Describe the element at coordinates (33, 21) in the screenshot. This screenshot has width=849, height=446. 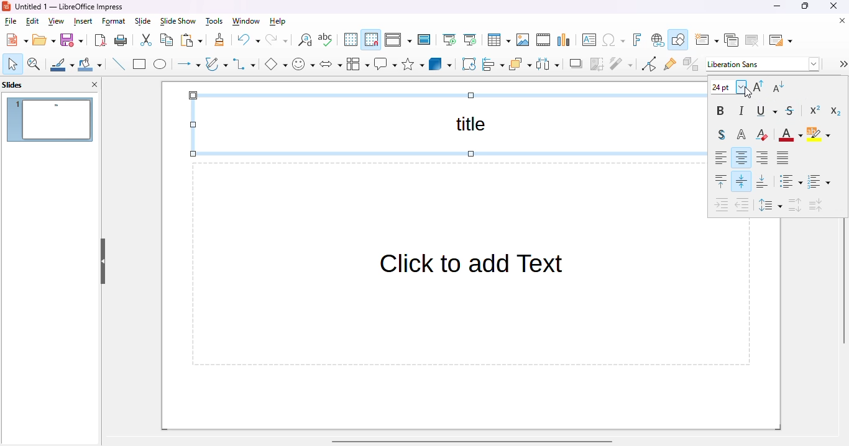
I see `edit` at that location.